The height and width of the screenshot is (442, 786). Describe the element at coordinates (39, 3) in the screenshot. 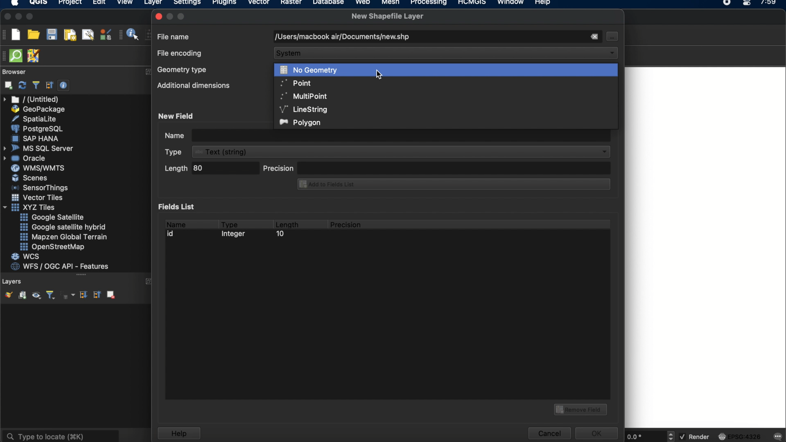

I see `QGIS` at that location.